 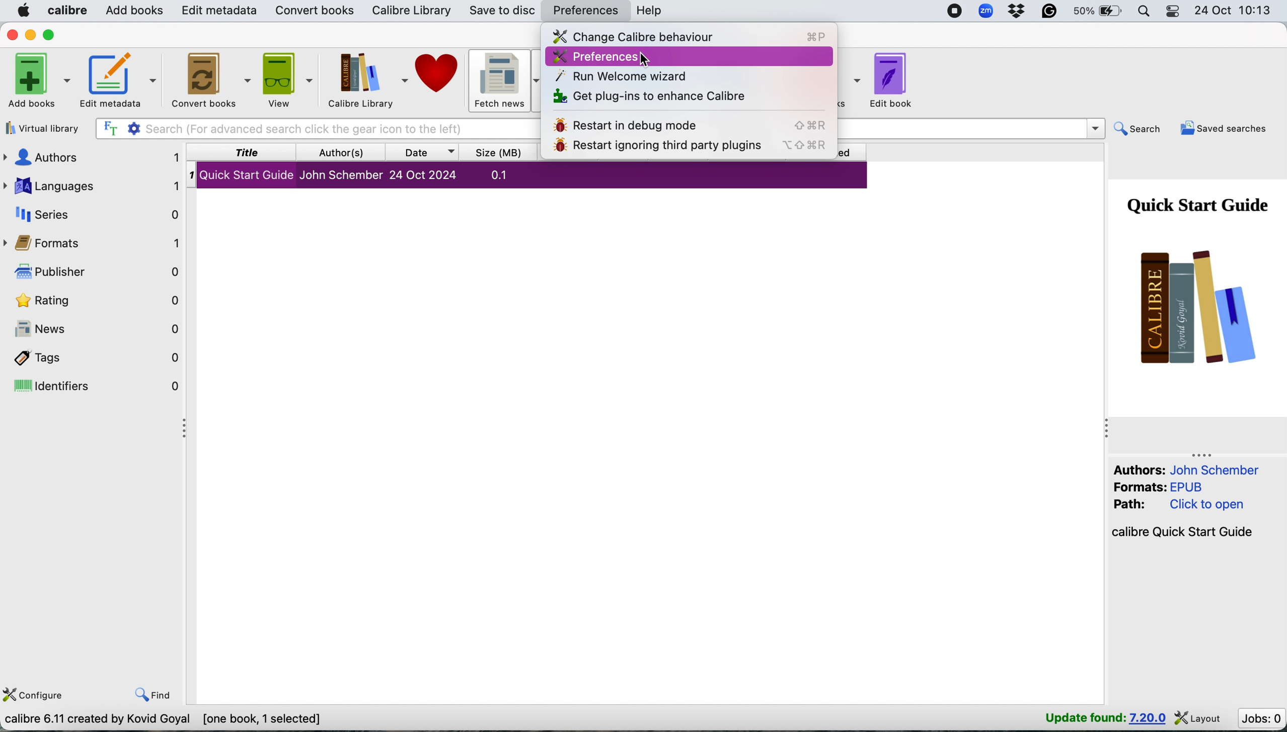 What do you see at coordinates (687, 37) in the screenshot?
I see `change calibre behaviour` at bounding box center [687, 37].